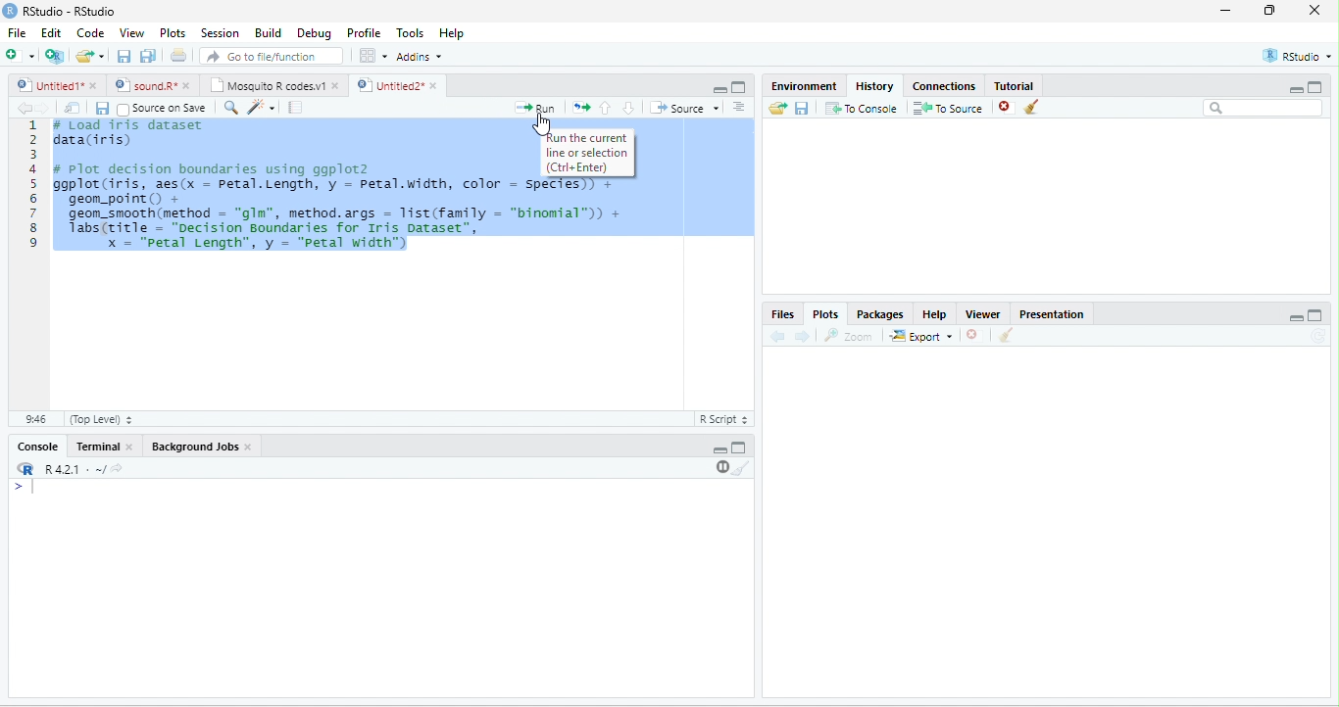 The height and width of the screenshot is (707, 1339). Describe the element at coordinates (270, 33) in the screenshot. I see `Build` at that location.